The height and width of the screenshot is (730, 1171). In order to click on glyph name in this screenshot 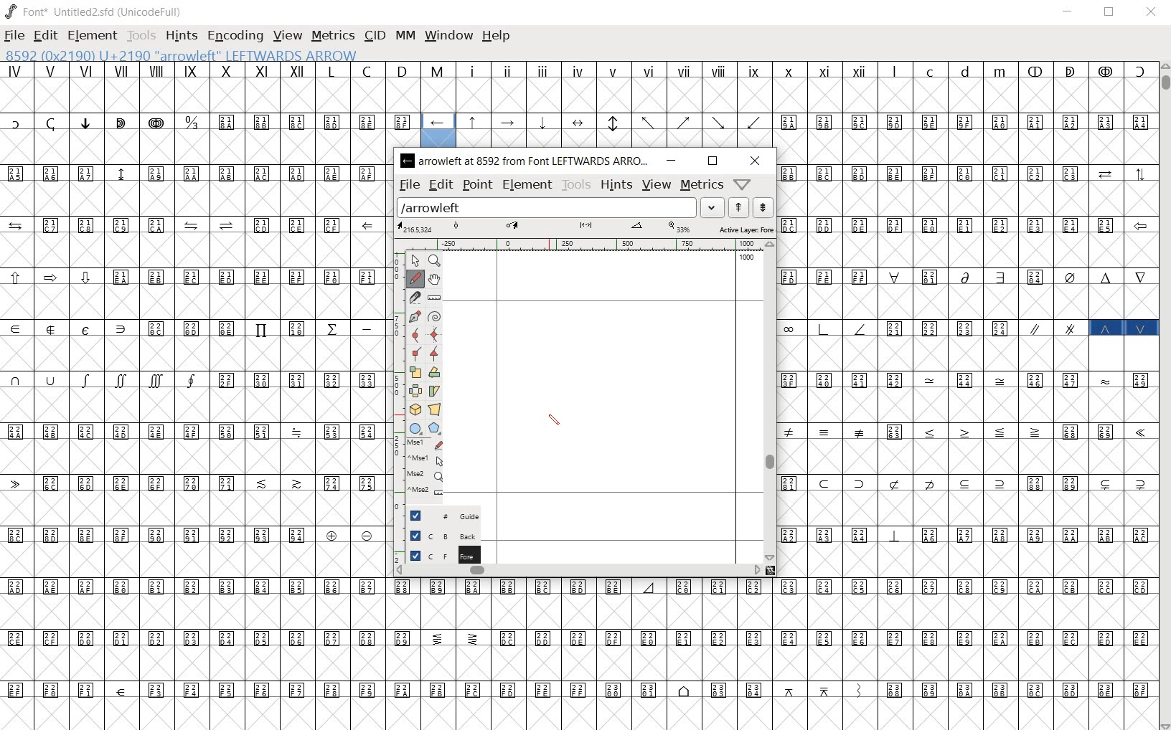, I will do `click(194, 54)`.